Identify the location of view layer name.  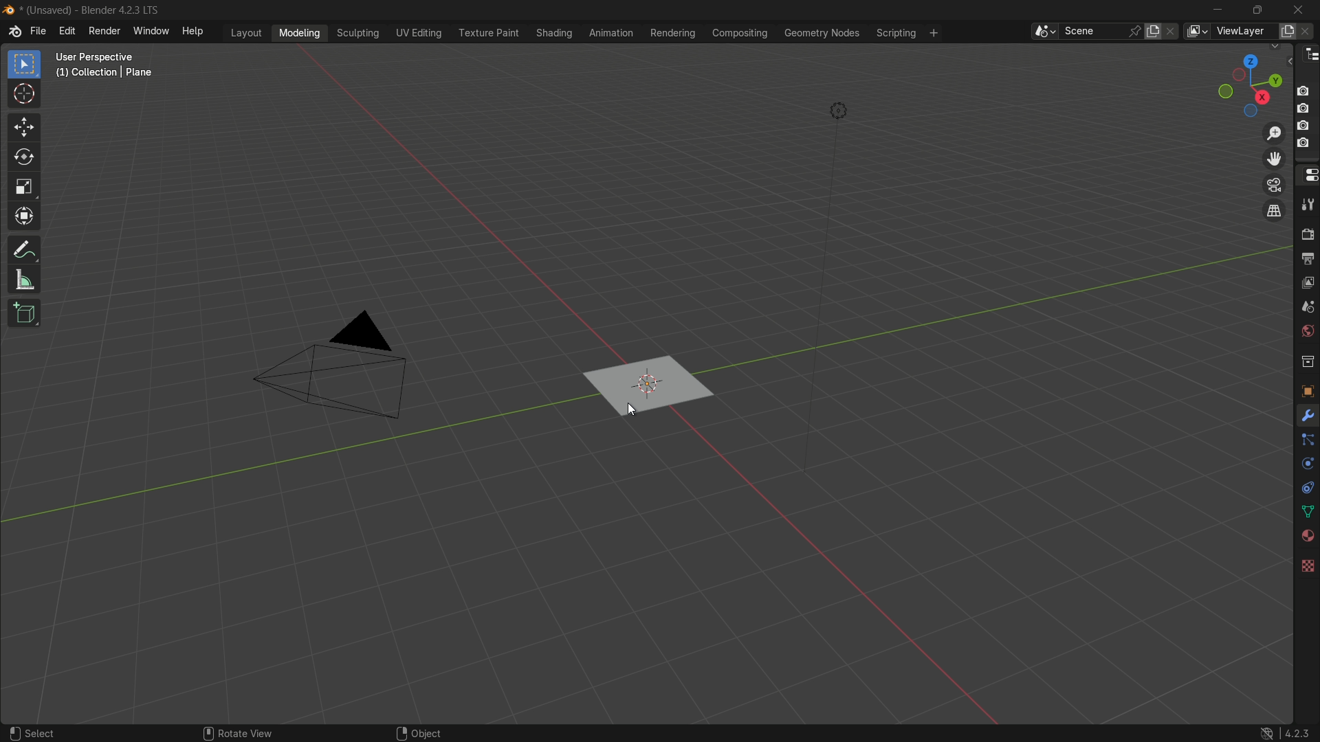
(1244, 30).